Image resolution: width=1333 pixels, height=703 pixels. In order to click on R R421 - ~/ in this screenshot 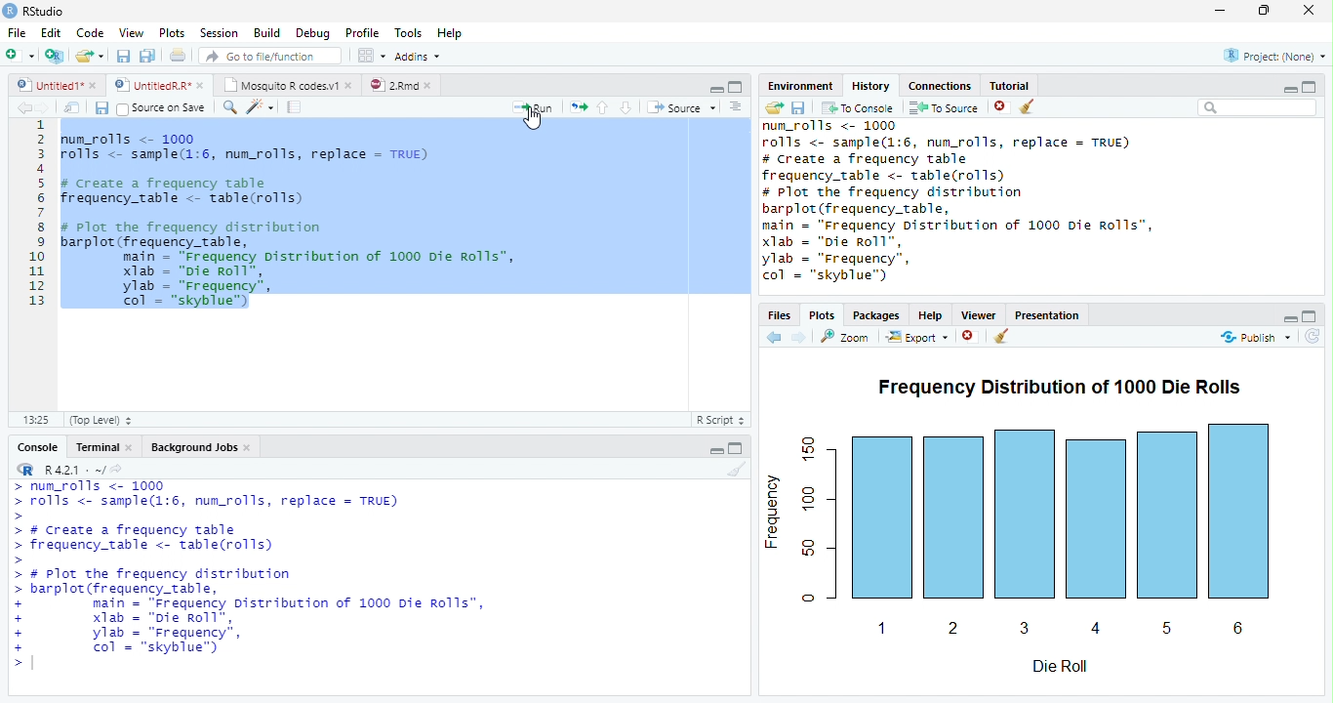, I will do `click(67, 470)`.